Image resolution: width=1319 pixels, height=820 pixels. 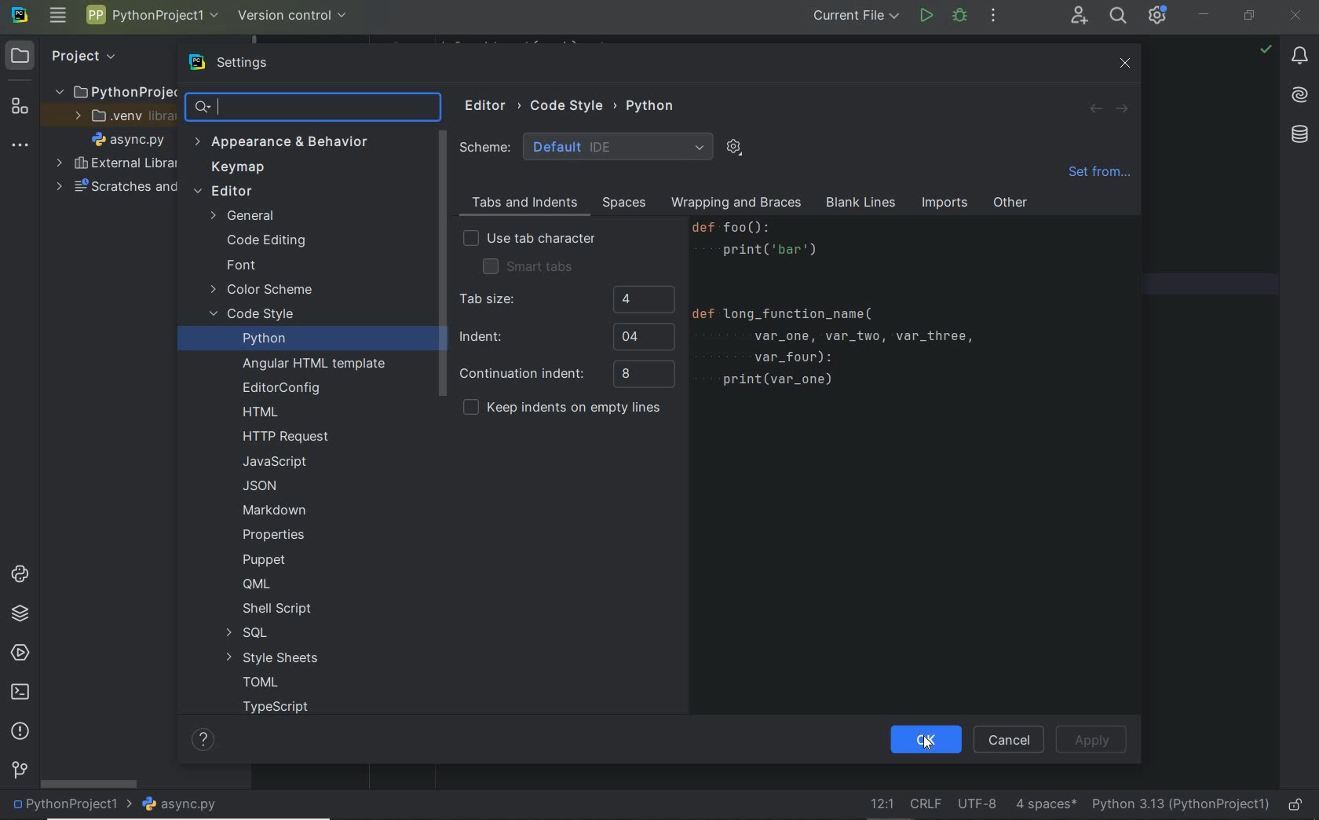 I want to click on Cursor Position, so click(x=928, y=747).